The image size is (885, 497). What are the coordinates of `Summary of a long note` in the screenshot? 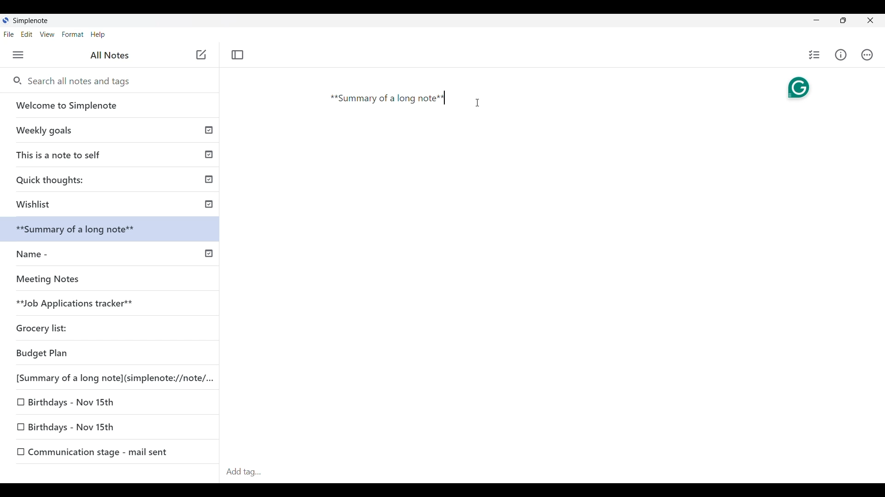 It's located at (109, 227).